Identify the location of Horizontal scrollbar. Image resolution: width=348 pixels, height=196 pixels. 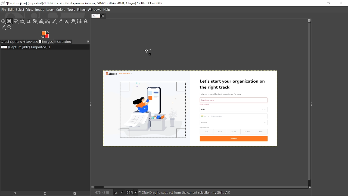
(203, 187).